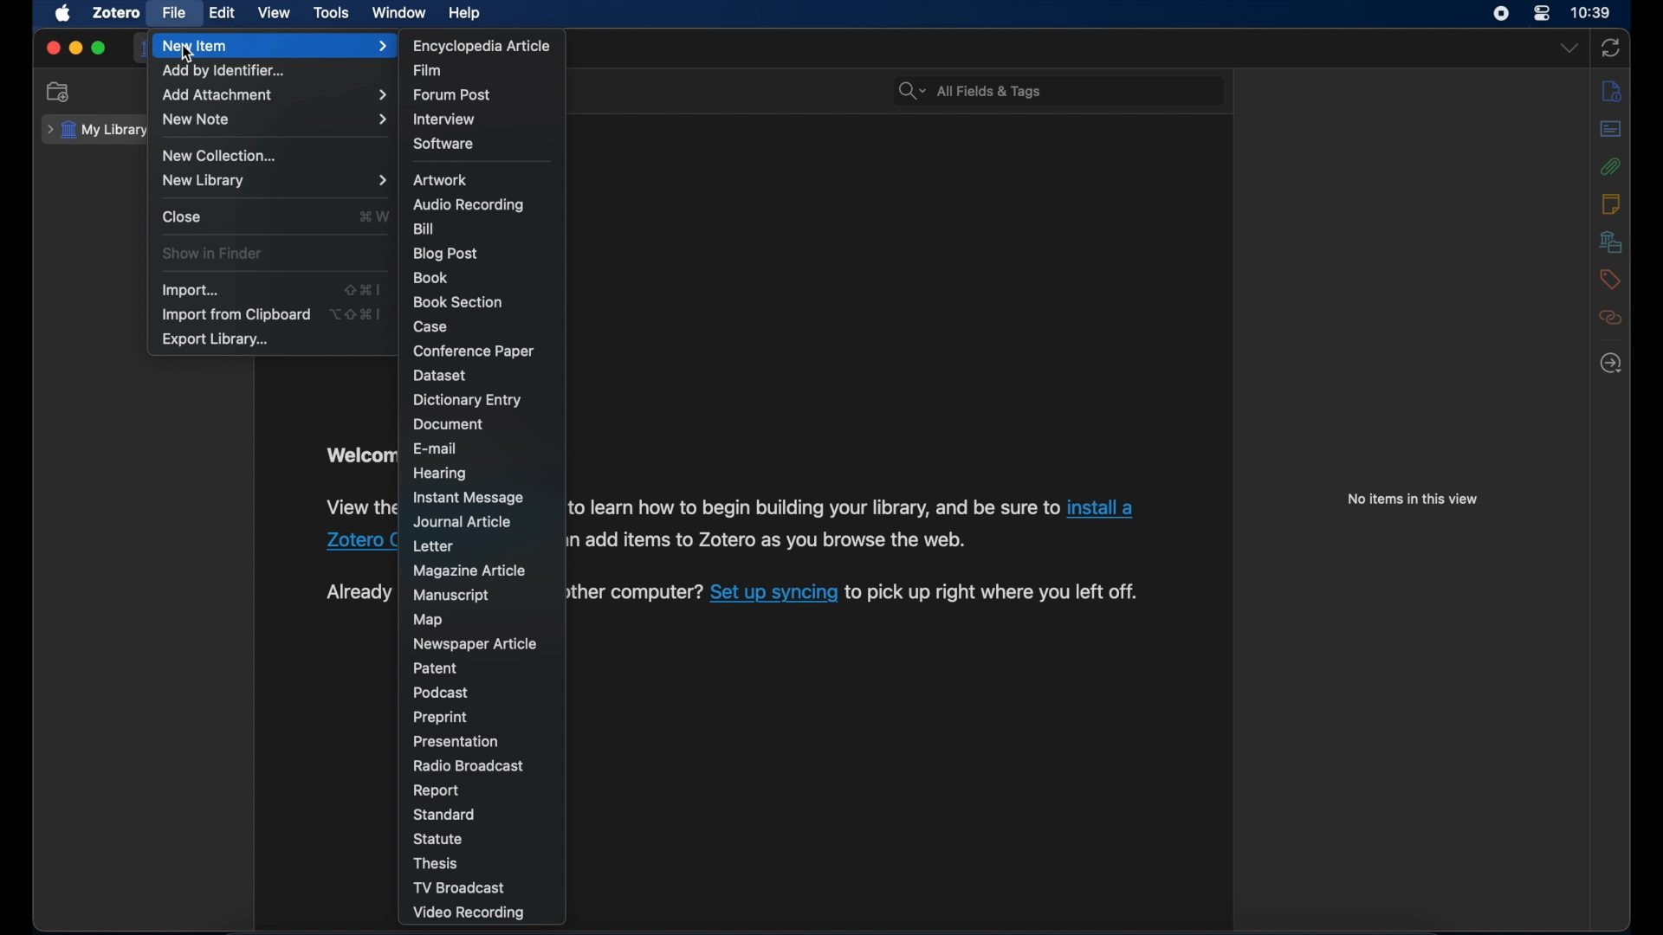 The image size is (1663, 935). I want to click on welcome to zotero, so click(358, 457).